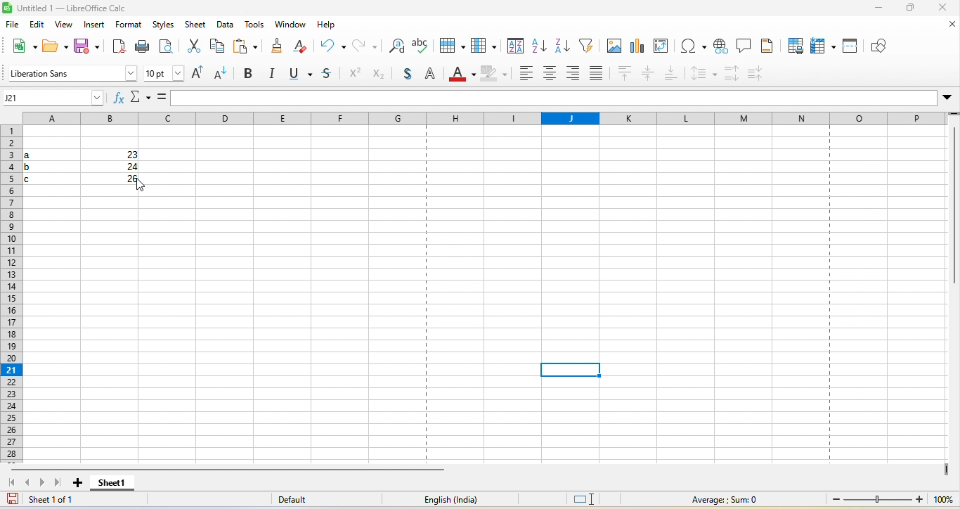 This screenshot has height=509, width=960. Describe the element at coordinates (234, 471) in the screenshot. I see `horizontal scroll bar` at that location.